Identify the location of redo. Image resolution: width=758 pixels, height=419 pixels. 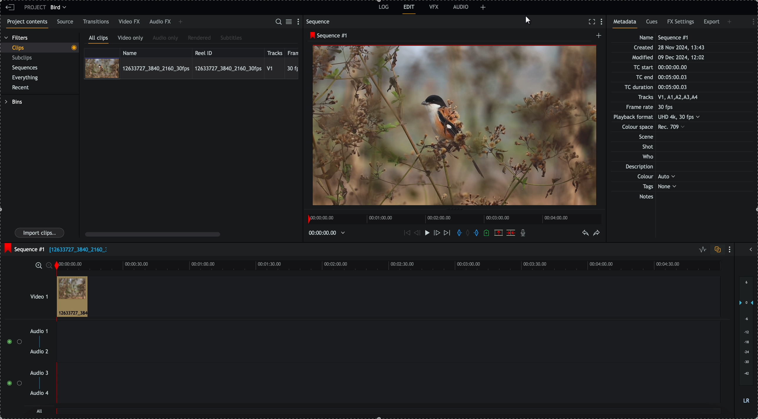
(597, 233).